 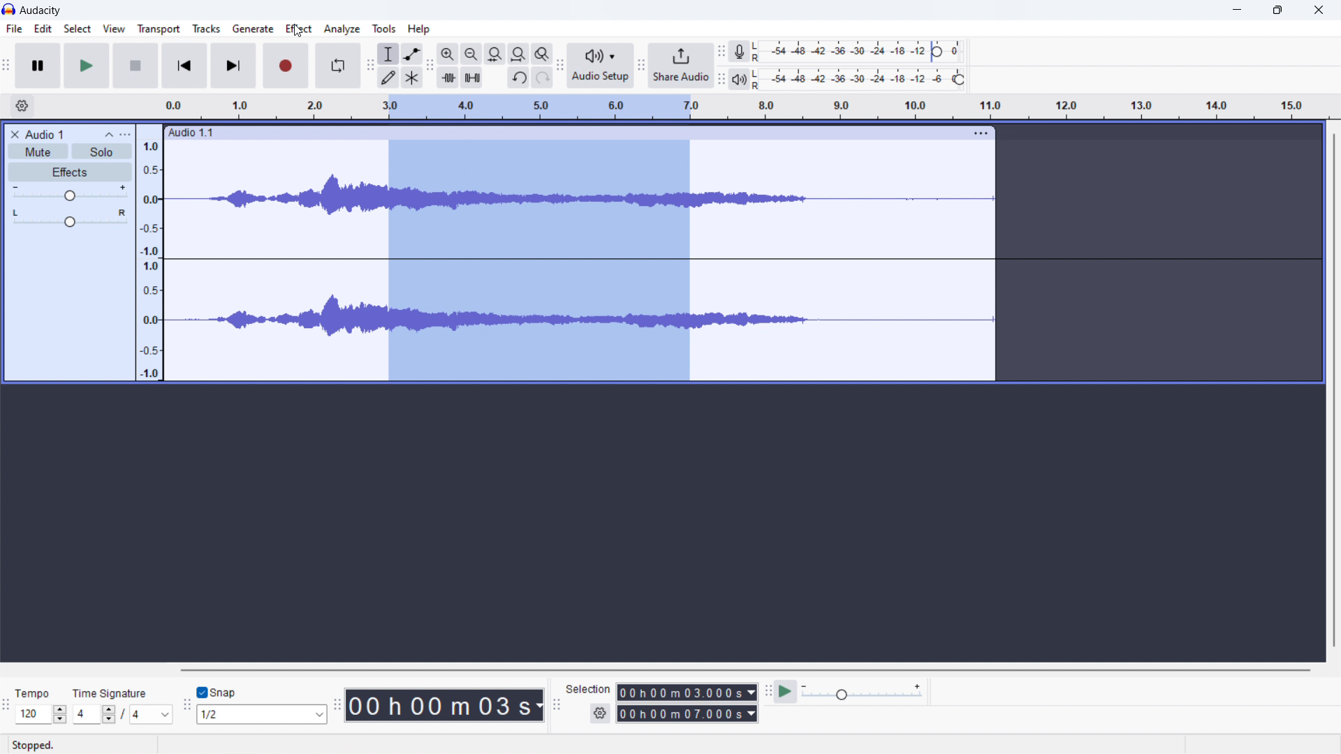 I want to click on maximize, so click(x=1277, y=10).